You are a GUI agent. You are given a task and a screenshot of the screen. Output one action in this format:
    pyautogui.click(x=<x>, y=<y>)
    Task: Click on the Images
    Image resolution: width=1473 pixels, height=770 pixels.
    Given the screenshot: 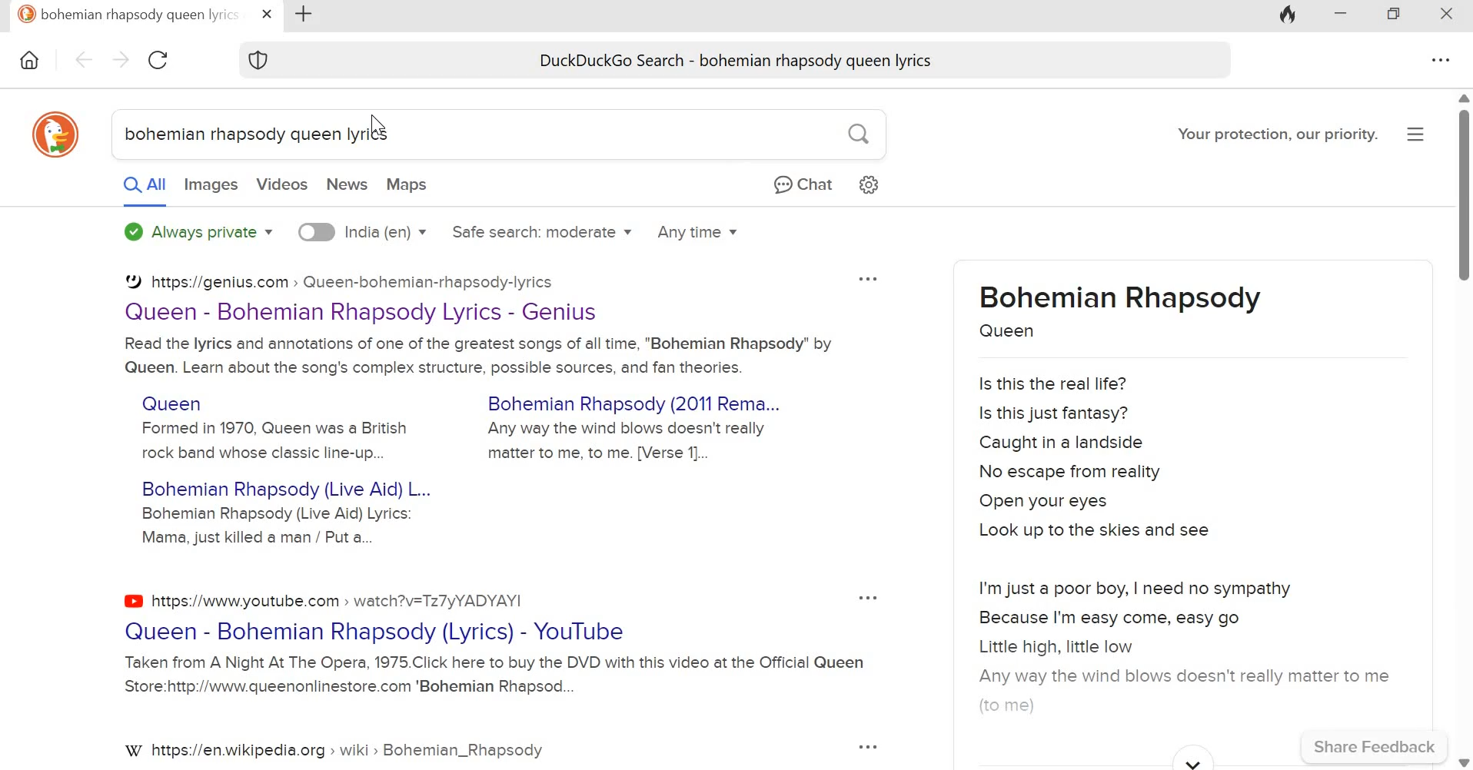 What is the action you would take?
    pyautogui.click(x=211, y=182)
    